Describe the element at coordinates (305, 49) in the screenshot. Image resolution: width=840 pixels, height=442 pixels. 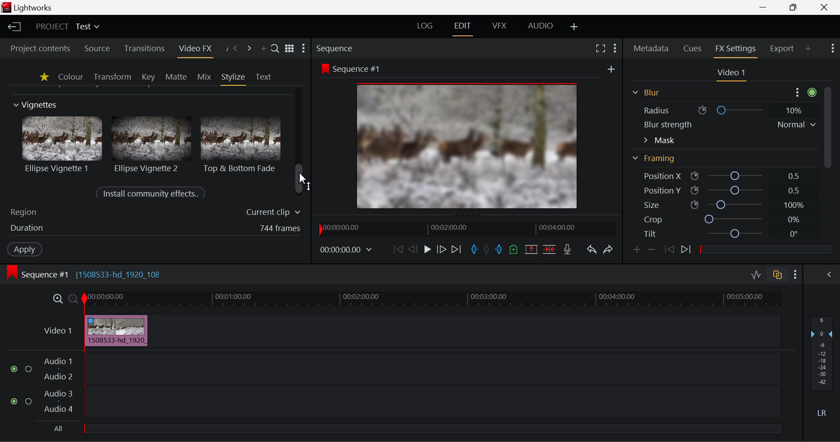
I see `Show Settings` at that location.